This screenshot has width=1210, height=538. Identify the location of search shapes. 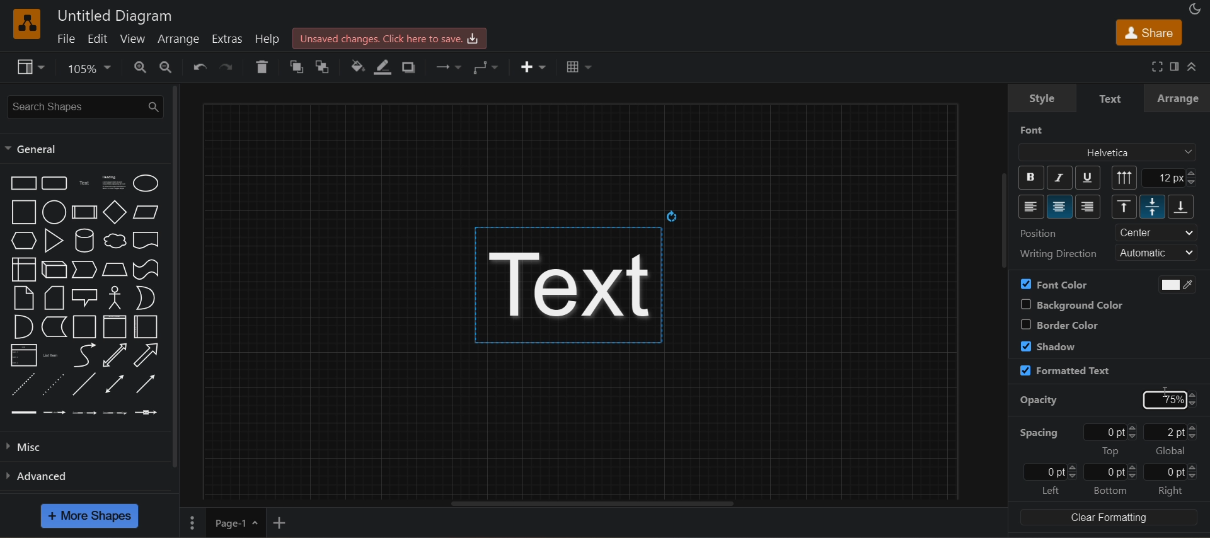
(83, 107).